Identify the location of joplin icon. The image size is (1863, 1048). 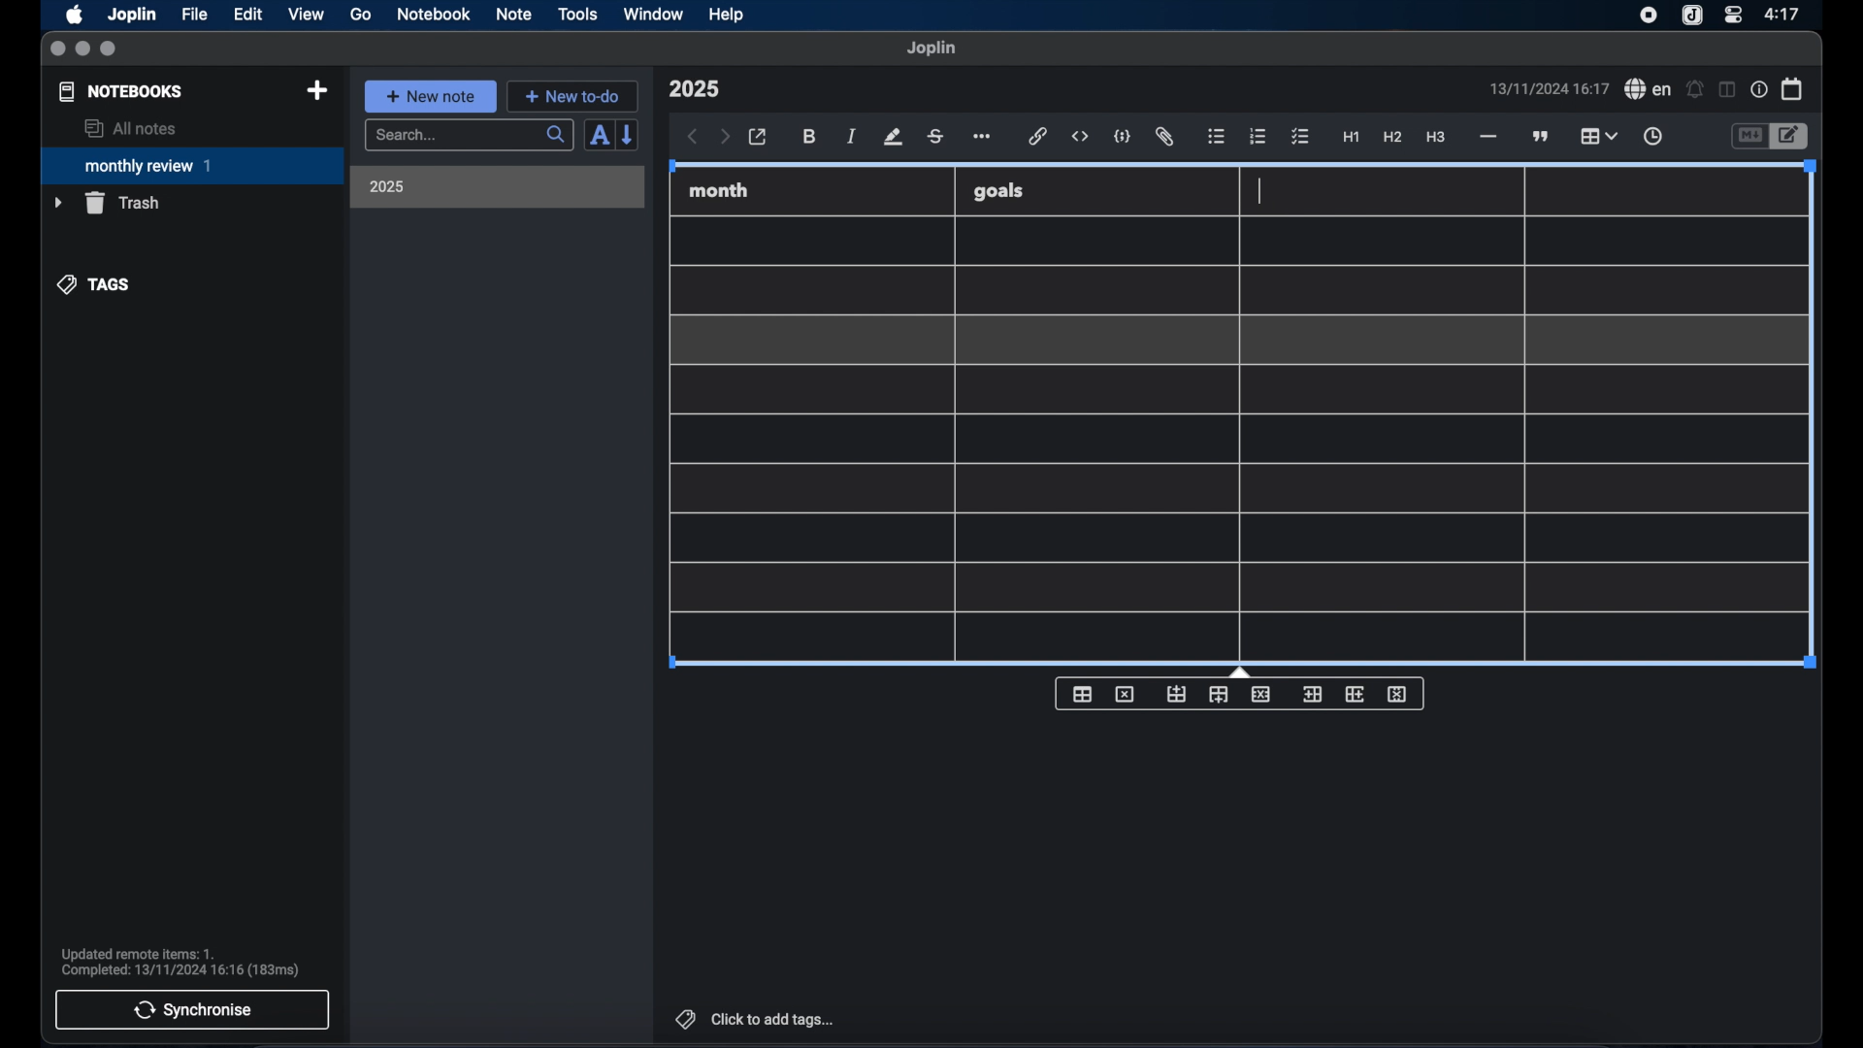
(1690, 16).